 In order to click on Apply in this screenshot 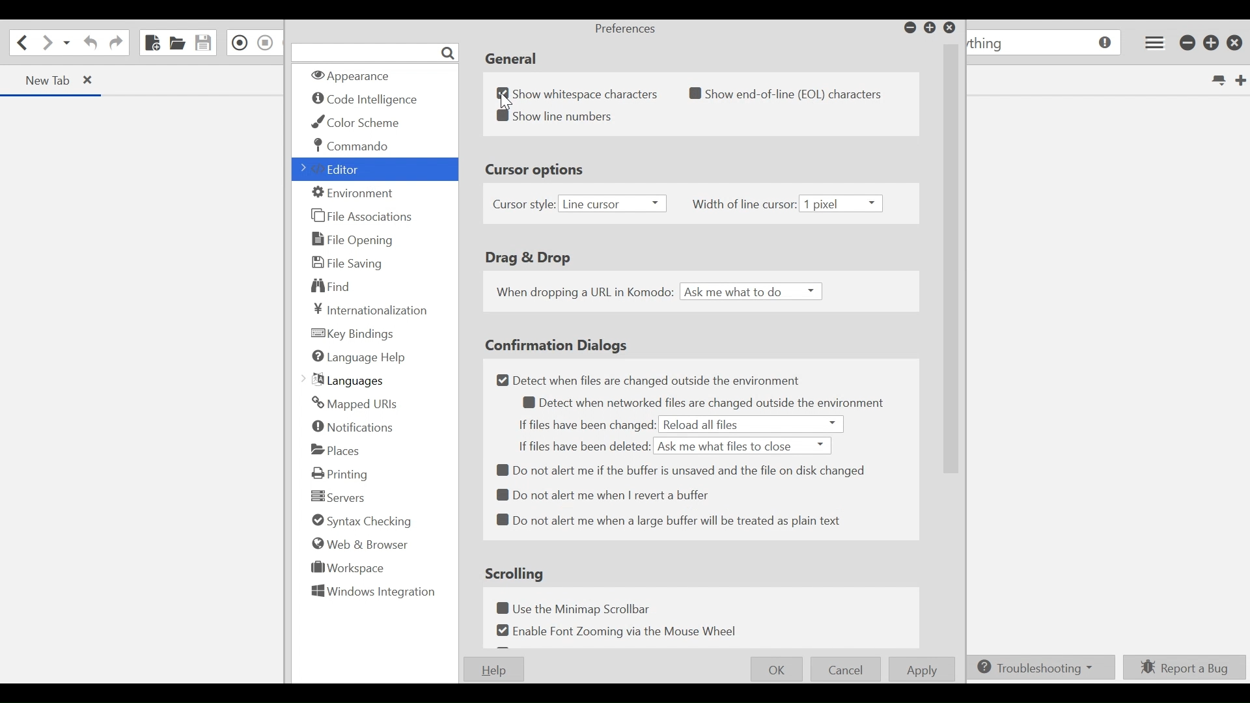, I will do `click(921, 669)`.